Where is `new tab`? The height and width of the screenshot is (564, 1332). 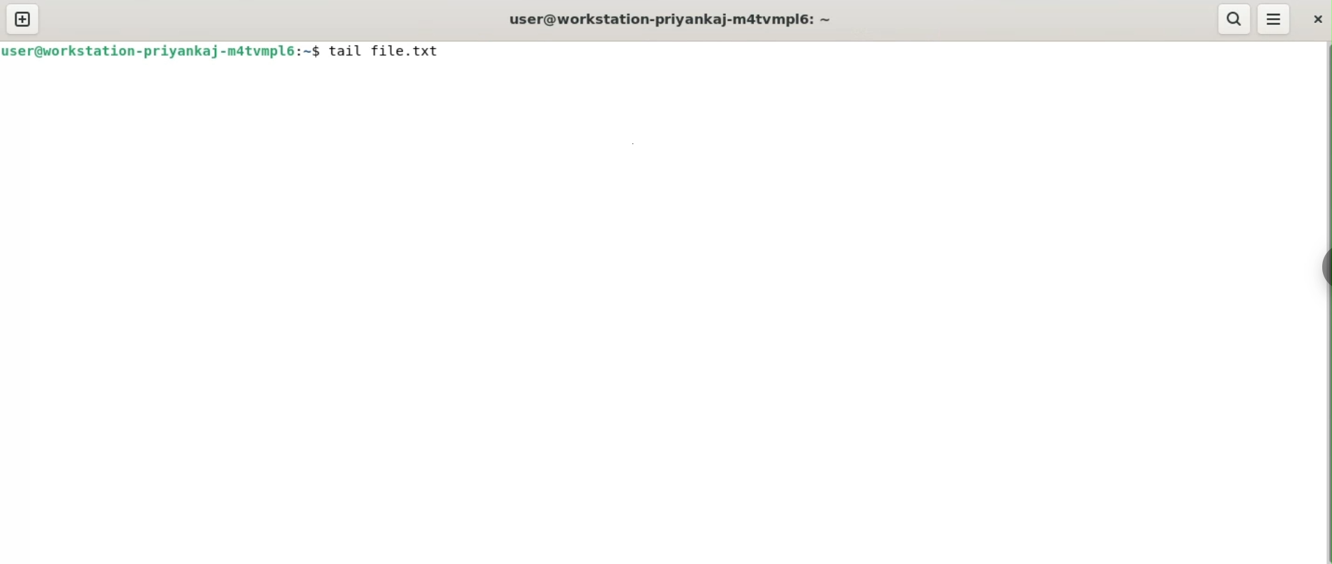 new tab is located at coordinates (23, 19).